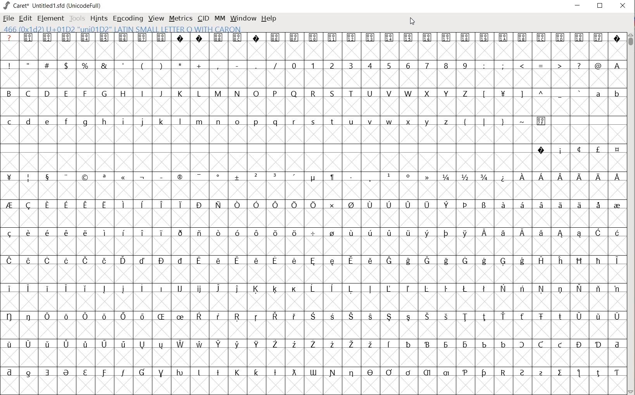 Image resolution: width=635 pixels, height=395 pixels. I want to click on CLOSE, so click(622, 6).